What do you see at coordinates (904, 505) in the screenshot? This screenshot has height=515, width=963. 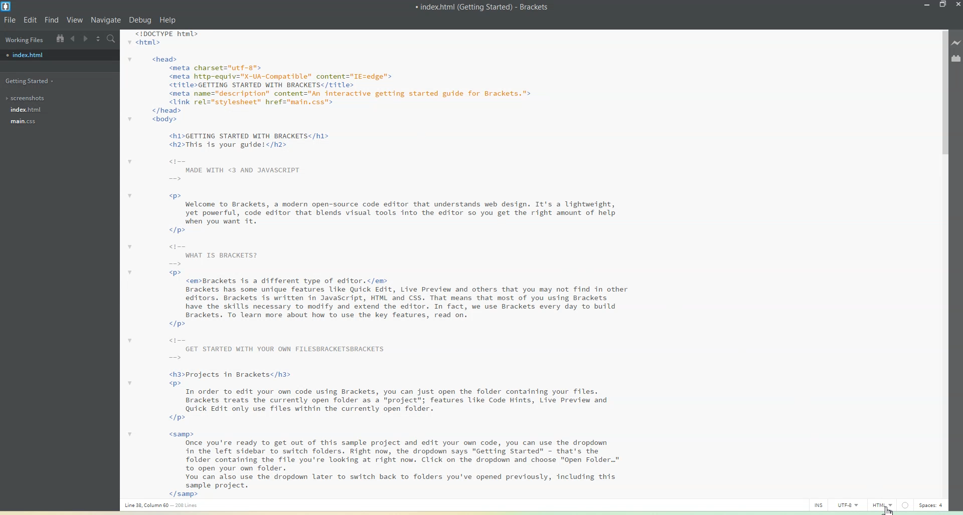 I see `space` at bounding box center [904, 505].